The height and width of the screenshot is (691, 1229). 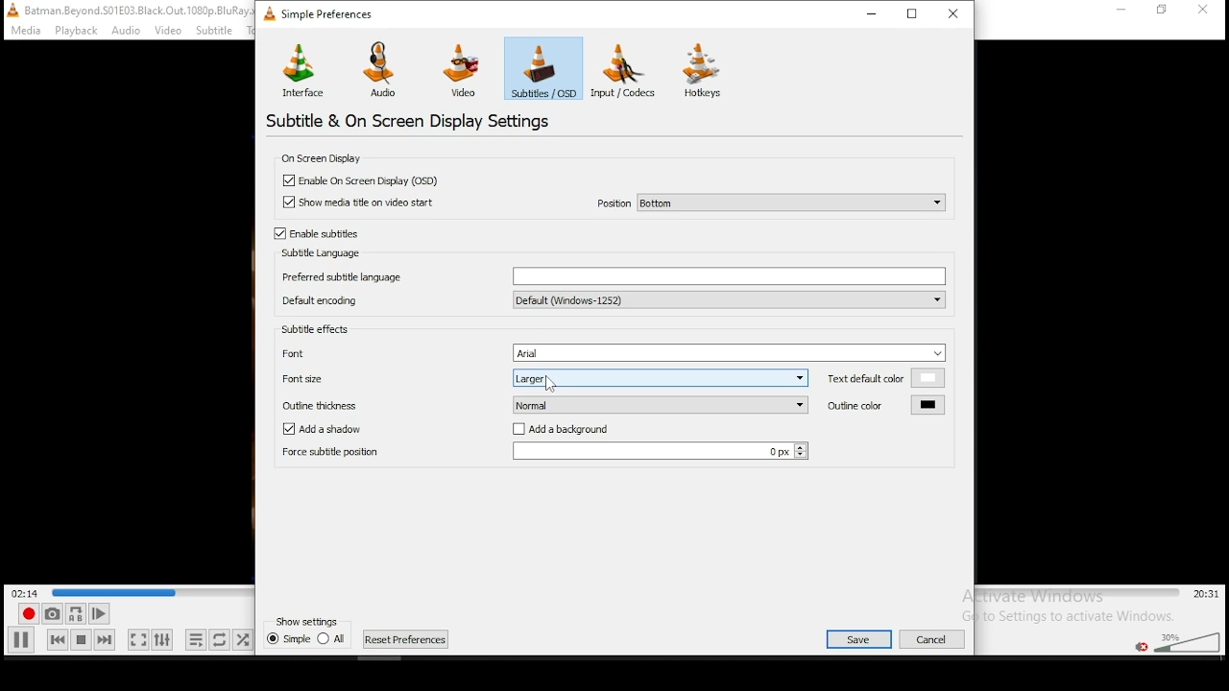 I want to click on subtitle and on screen display settings, so click(x=412, y=120).